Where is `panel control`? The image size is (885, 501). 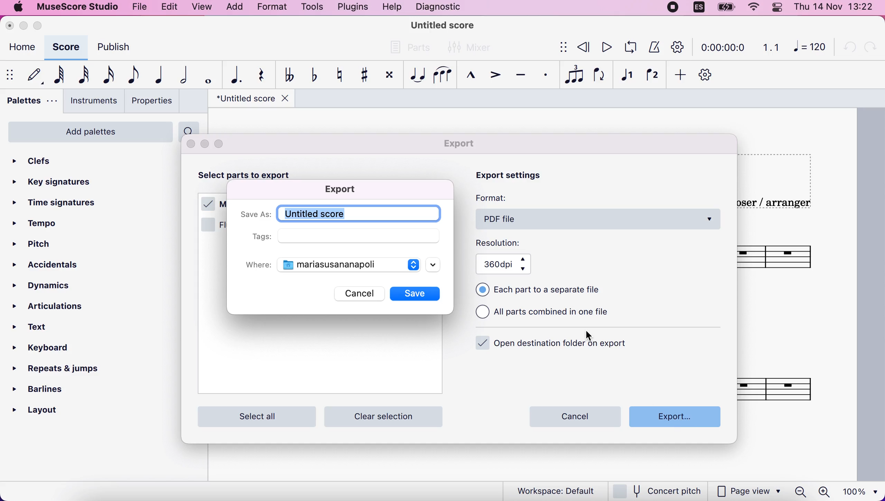
panel control is located at coordinates (778, 9).